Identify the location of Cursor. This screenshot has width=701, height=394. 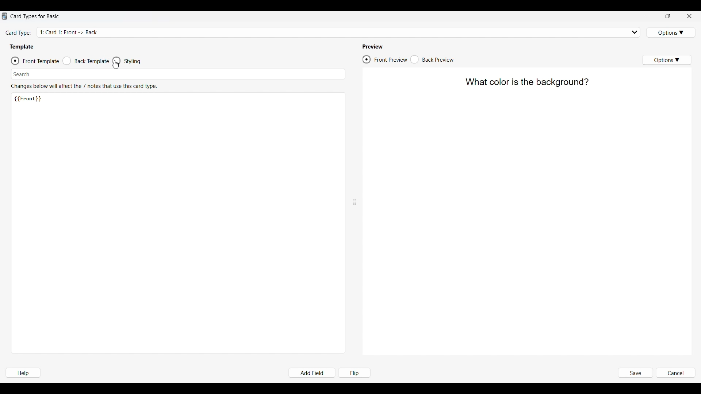
(116, 65).